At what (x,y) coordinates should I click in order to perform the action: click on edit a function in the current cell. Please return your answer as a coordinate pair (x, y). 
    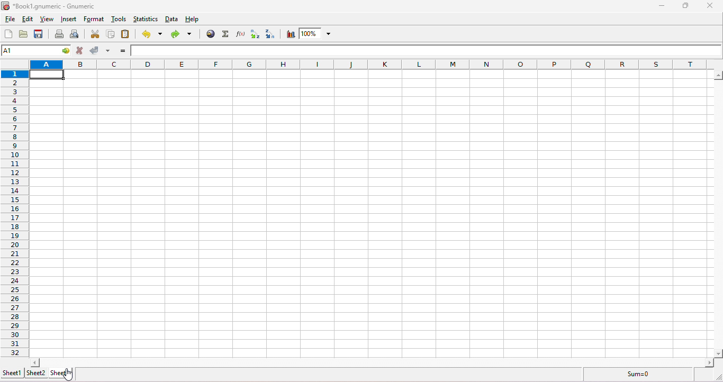
    Looking at the image, I should click on (240, 33).